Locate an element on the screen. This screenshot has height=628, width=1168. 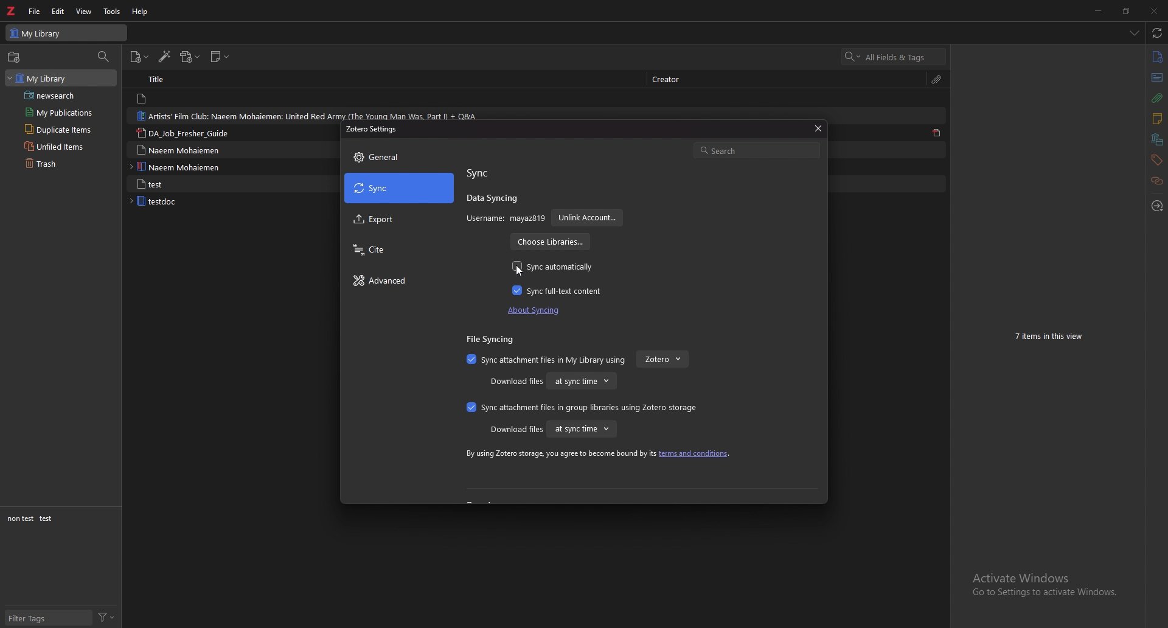
by using zotero storage, you agree to become bound by its  is located at coordinates (559, 454).